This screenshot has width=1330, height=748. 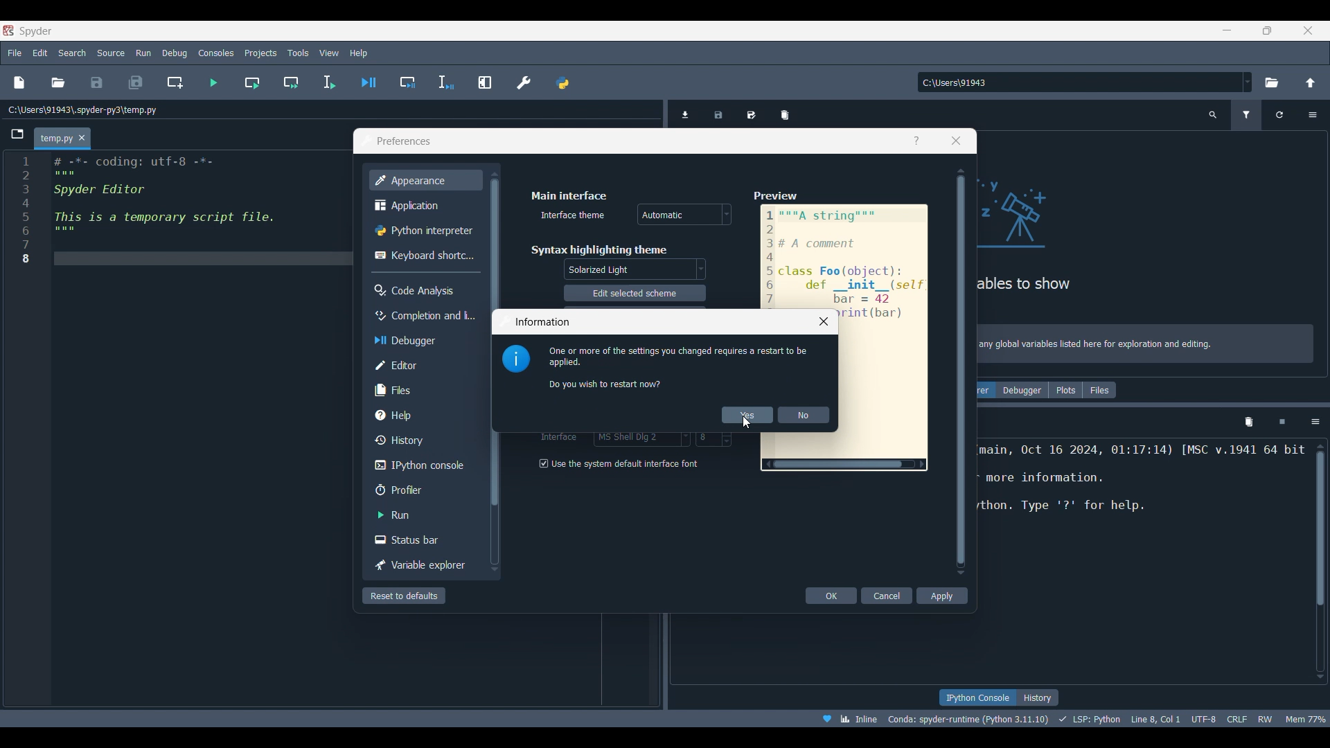 I want to click on Interface theme options, so click(x=684, y=214).